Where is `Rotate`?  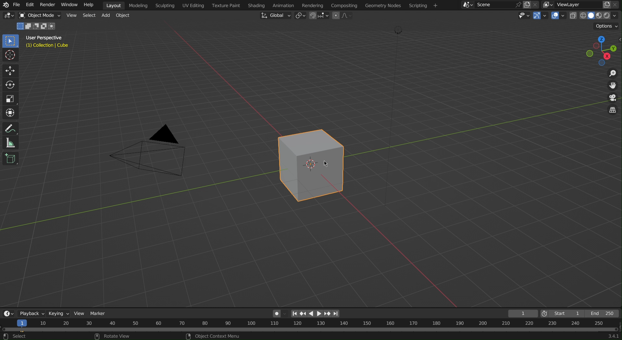
Rotate is located at coordinates (10, 86).